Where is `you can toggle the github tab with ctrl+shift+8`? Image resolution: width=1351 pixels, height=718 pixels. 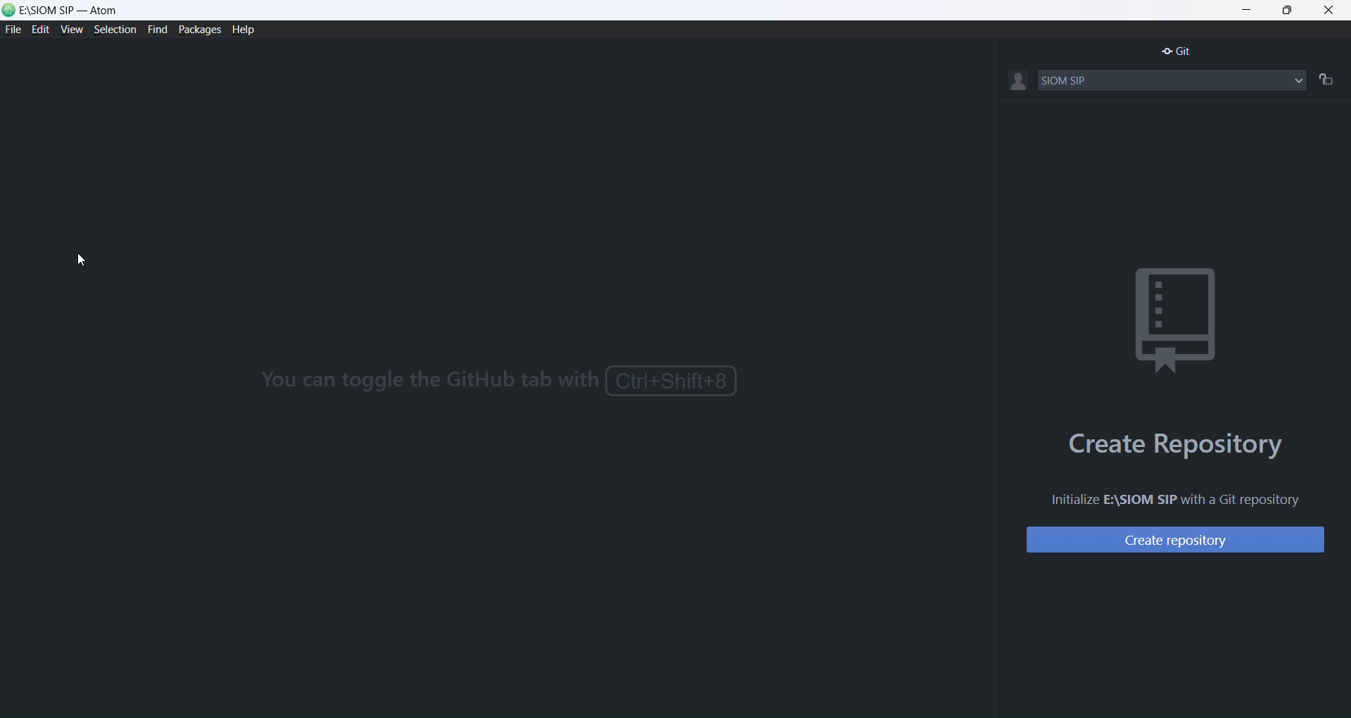
you can toggle the github tab with ctrl+shift+8 is located at coordinates (493, 382).